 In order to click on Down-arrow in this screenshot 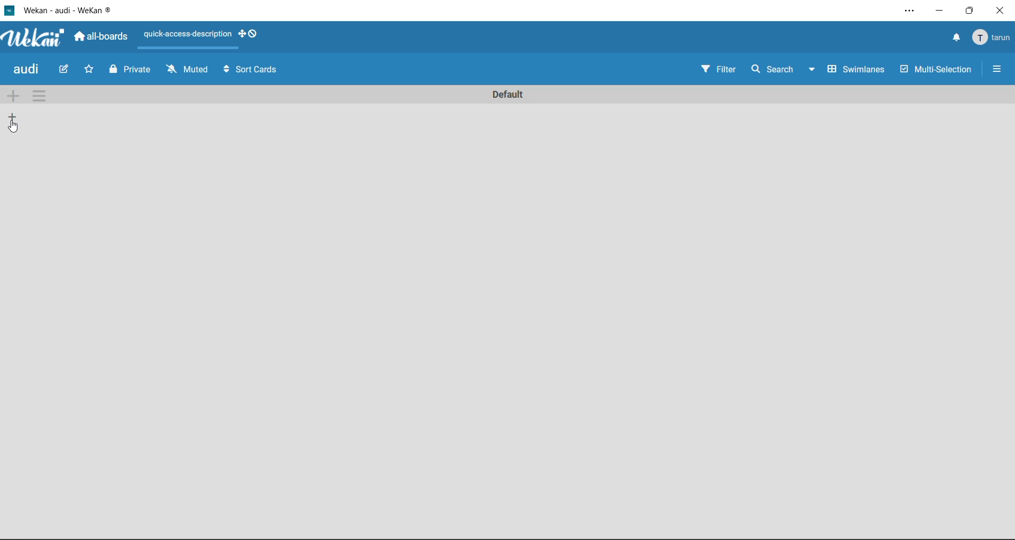, I will do `click(811, 69)`.